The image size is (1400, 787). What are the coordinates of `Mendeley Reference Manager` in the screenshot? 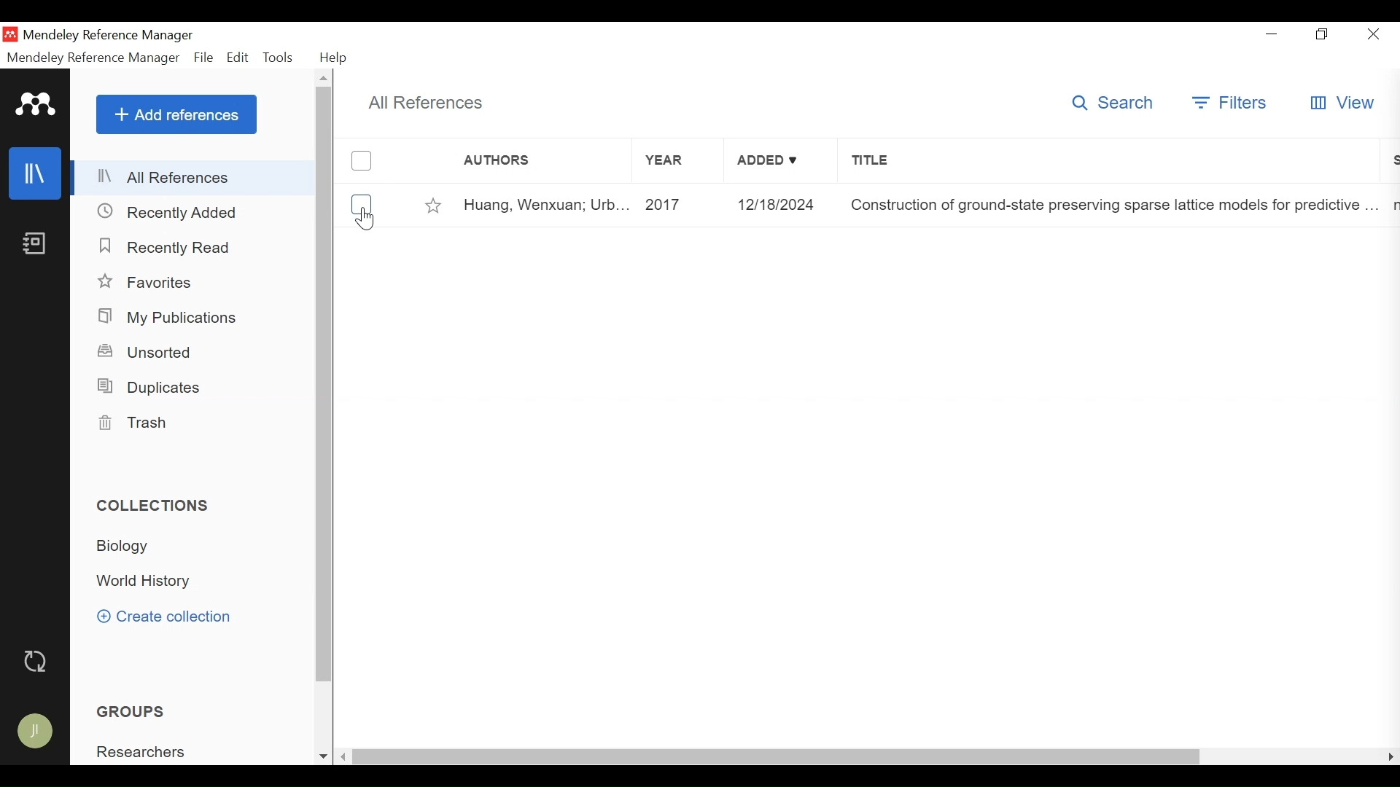 It's located at (93, 58).